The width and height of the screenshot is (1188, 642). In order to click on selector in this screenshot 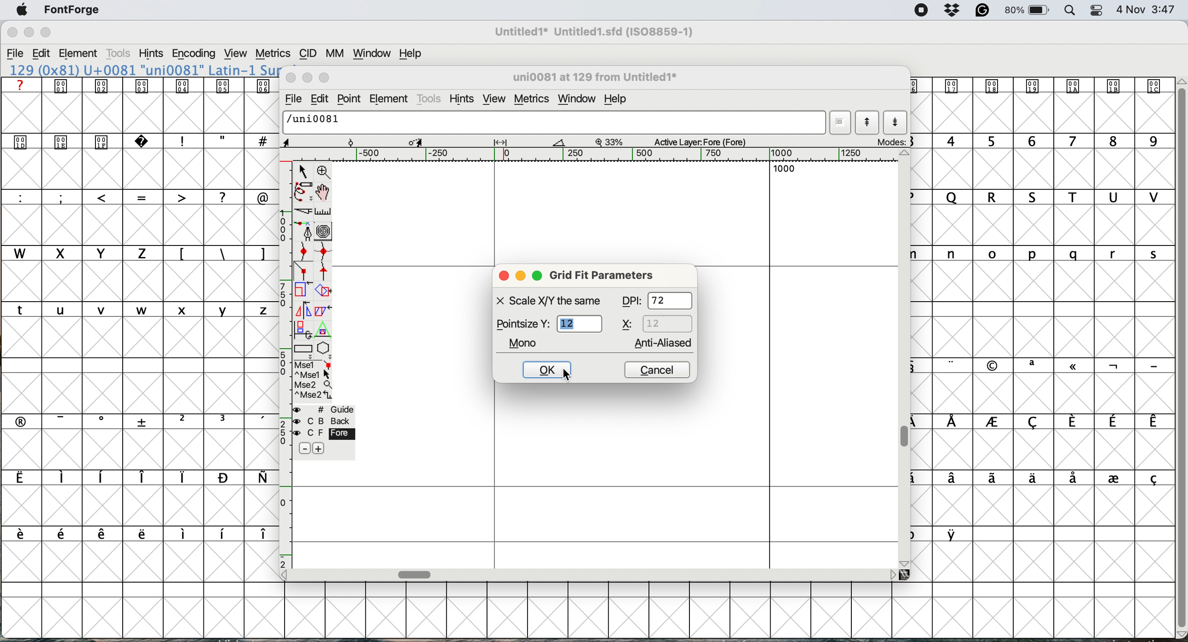, I will do `click(303, 170)`.